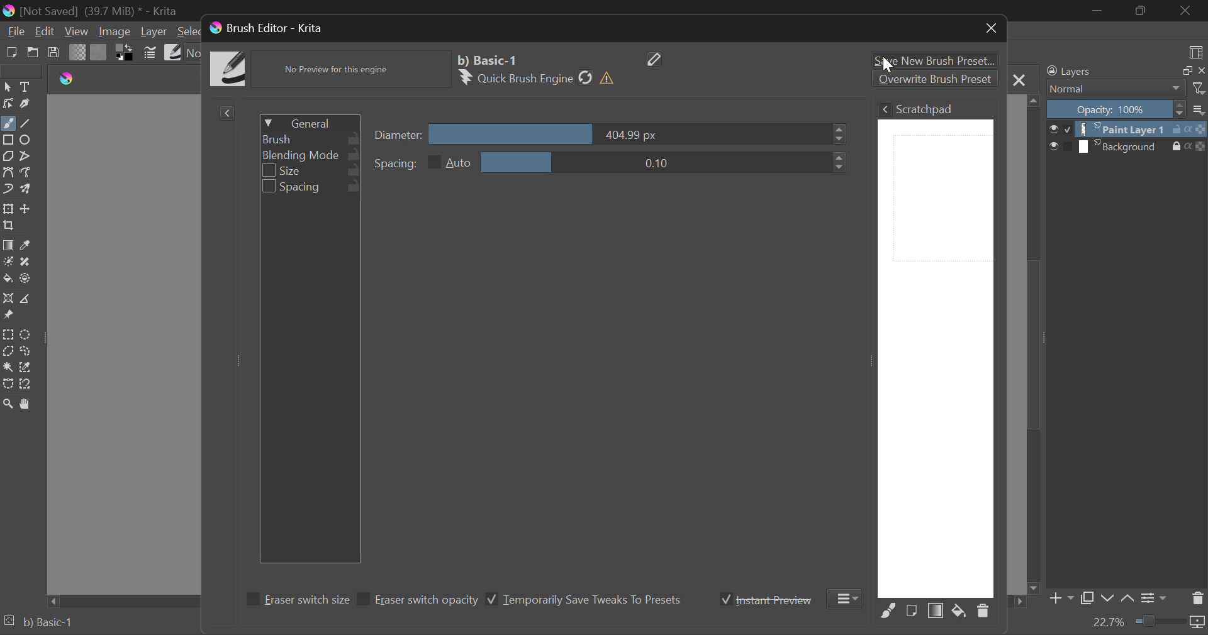 This screenshot has height=635, width=1208. Describe the element at coordinates (310, 155) in the screenshot. I see `Blending Mode` at that location.